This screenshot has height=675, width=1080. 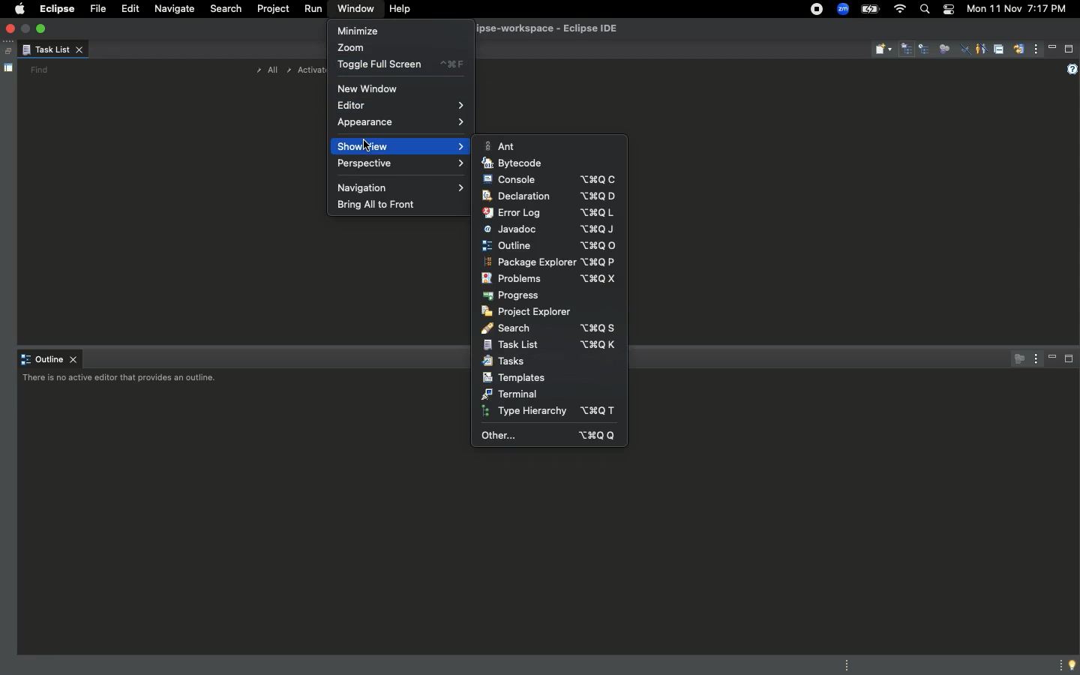 I want to click on Charge, so click(x=871, y=9).